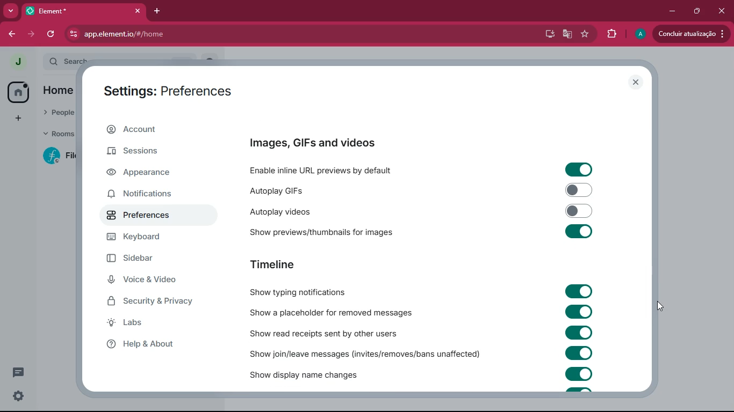 The image size is (734, 412). Describe the element at coordinates (334, 311) in the screenshot. I see `show a placeholder for removed messages` at that location.